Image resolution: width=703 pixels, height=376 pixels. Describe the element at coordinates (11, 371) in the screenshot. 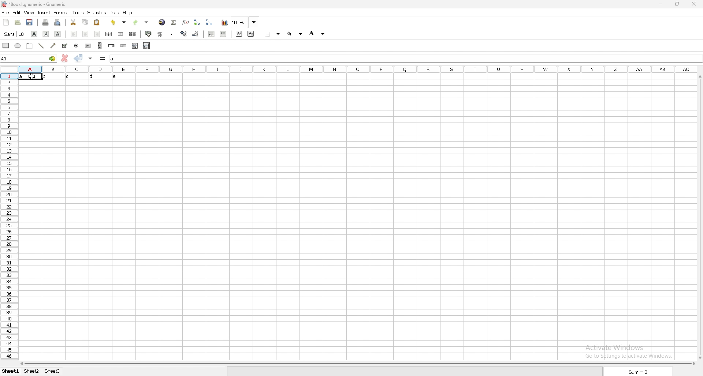

I see `sheet 1` at that location.